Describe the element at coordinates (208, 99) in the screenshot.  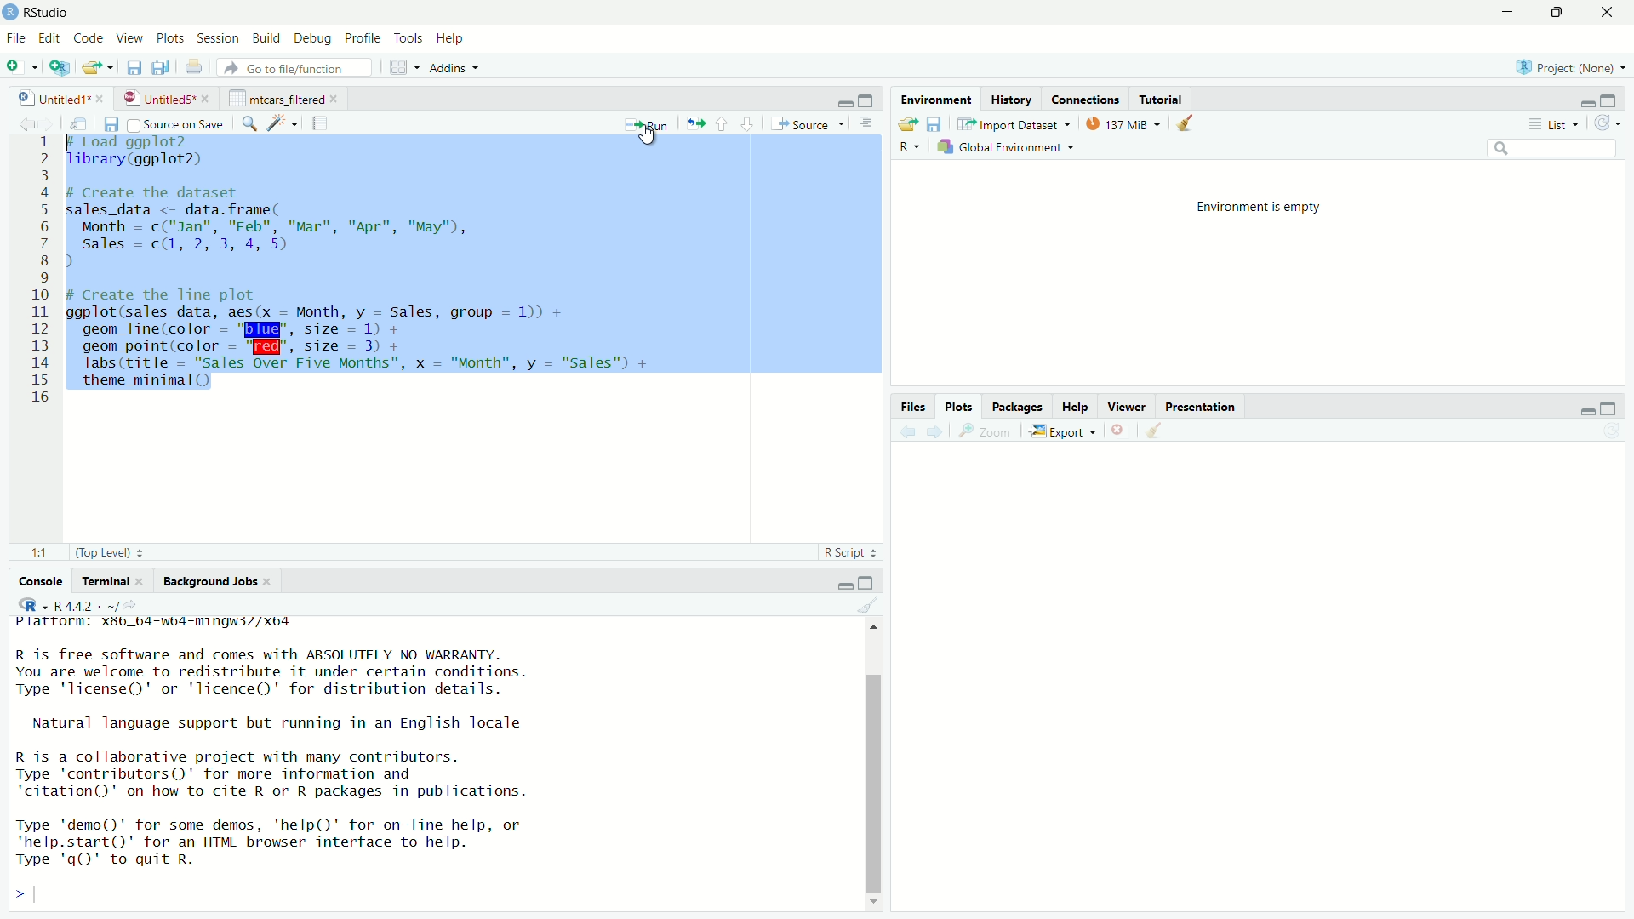
I see `close` at that location.